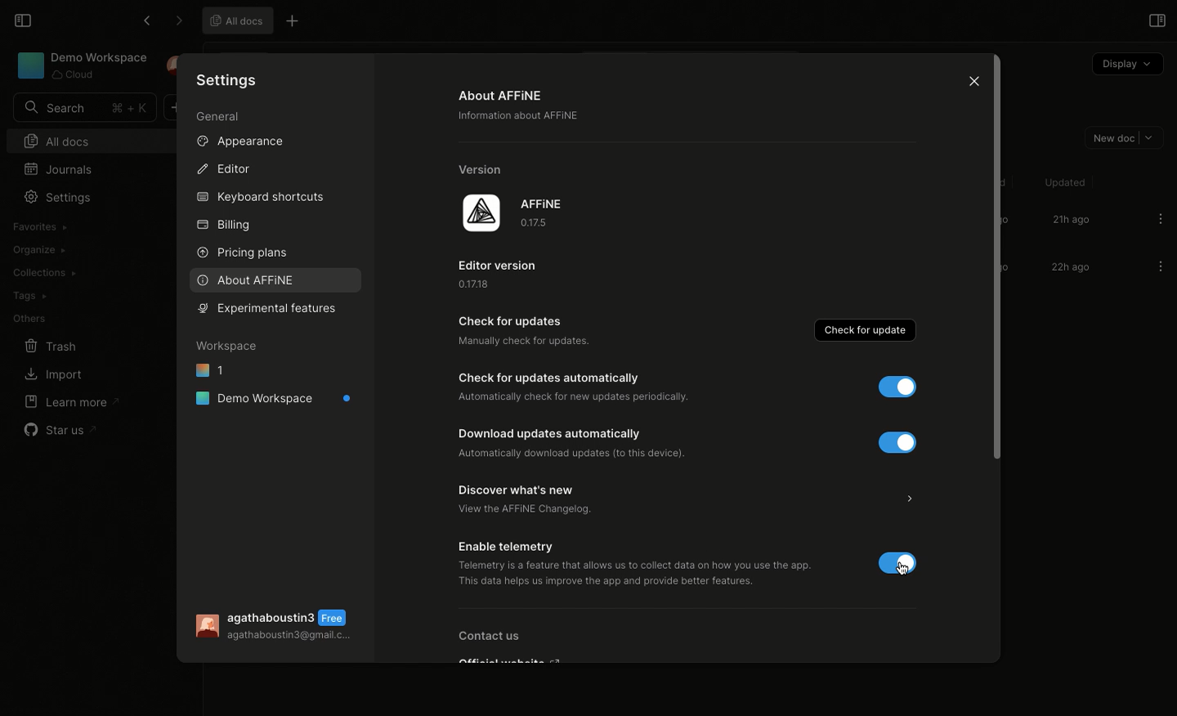 Image resolution: width=1177 pixels, height=716 pixels. What do you see at coordinates (901, 571) in the screenshot?
I see `cursor` at bounding box center [901, 571].